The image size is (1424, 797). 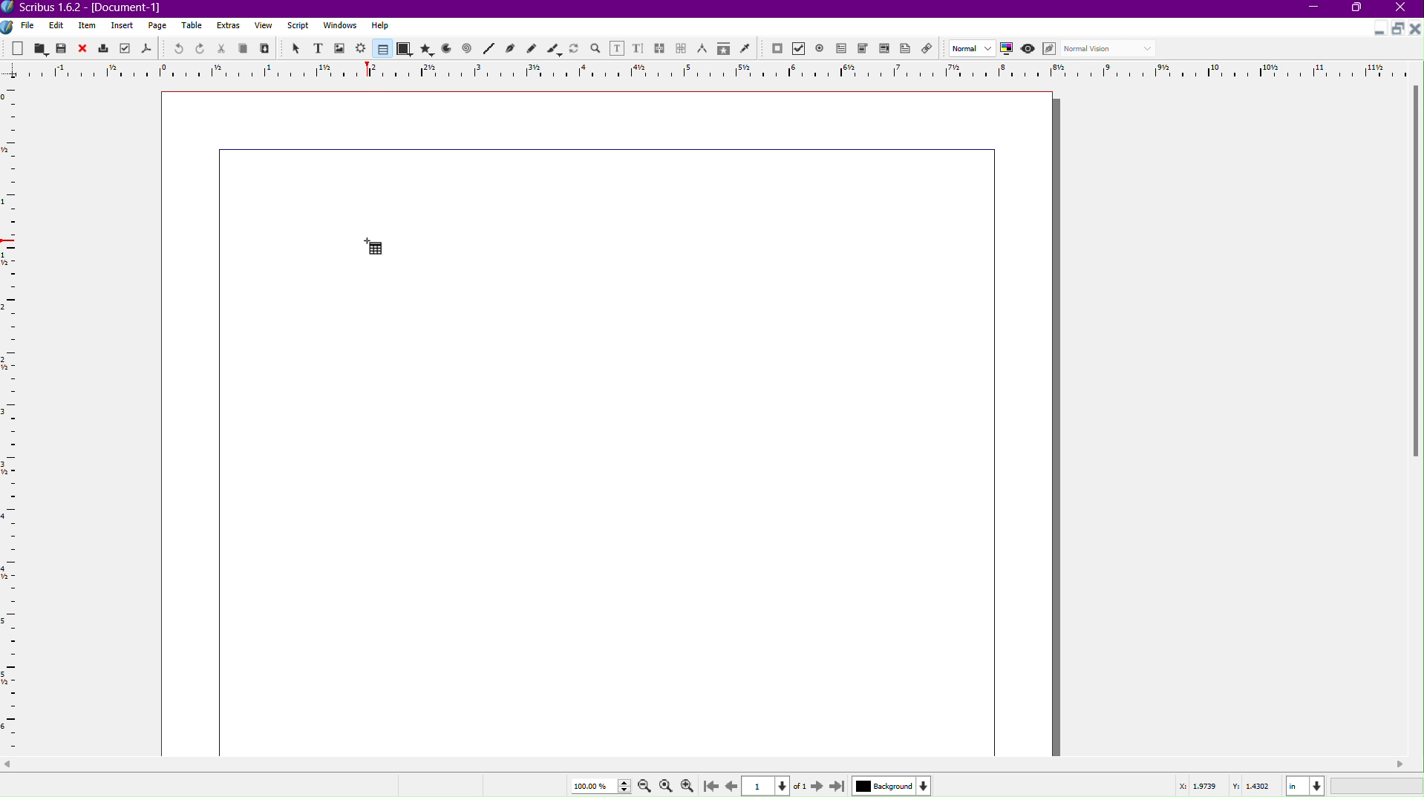 What do you see at coordinates (1296, 784) in the screenshot?
I see `Coordinates` at bounding box center [1296, 784].